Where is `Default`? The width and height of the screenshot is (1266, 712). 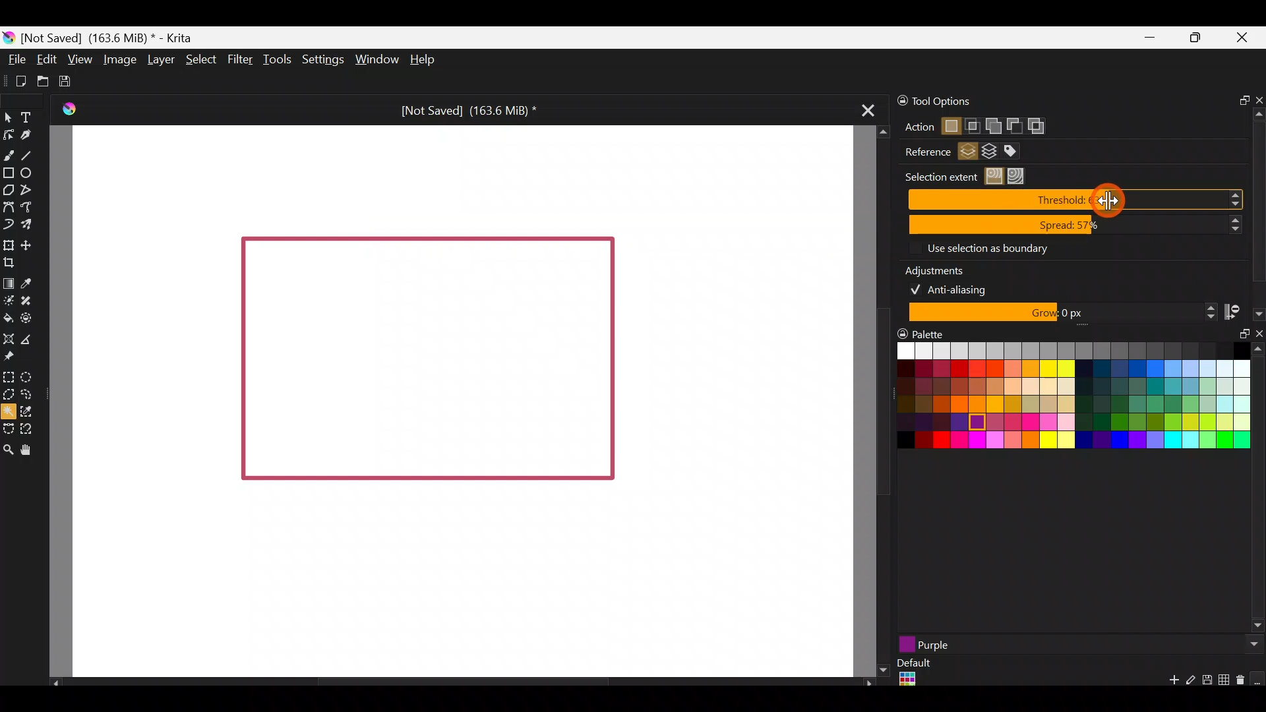
Default is located at coordinates (913, 674).